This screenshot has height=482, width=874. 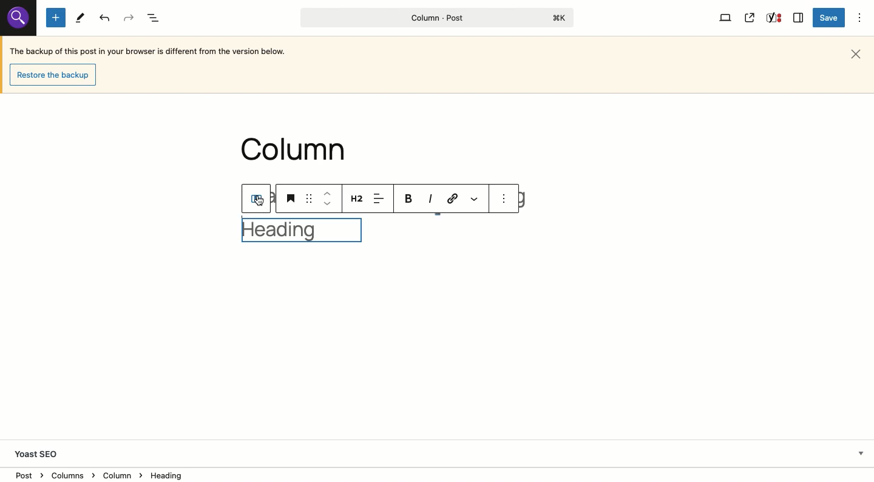 I want to click on Restore the backup, so click(x=56, y=75).